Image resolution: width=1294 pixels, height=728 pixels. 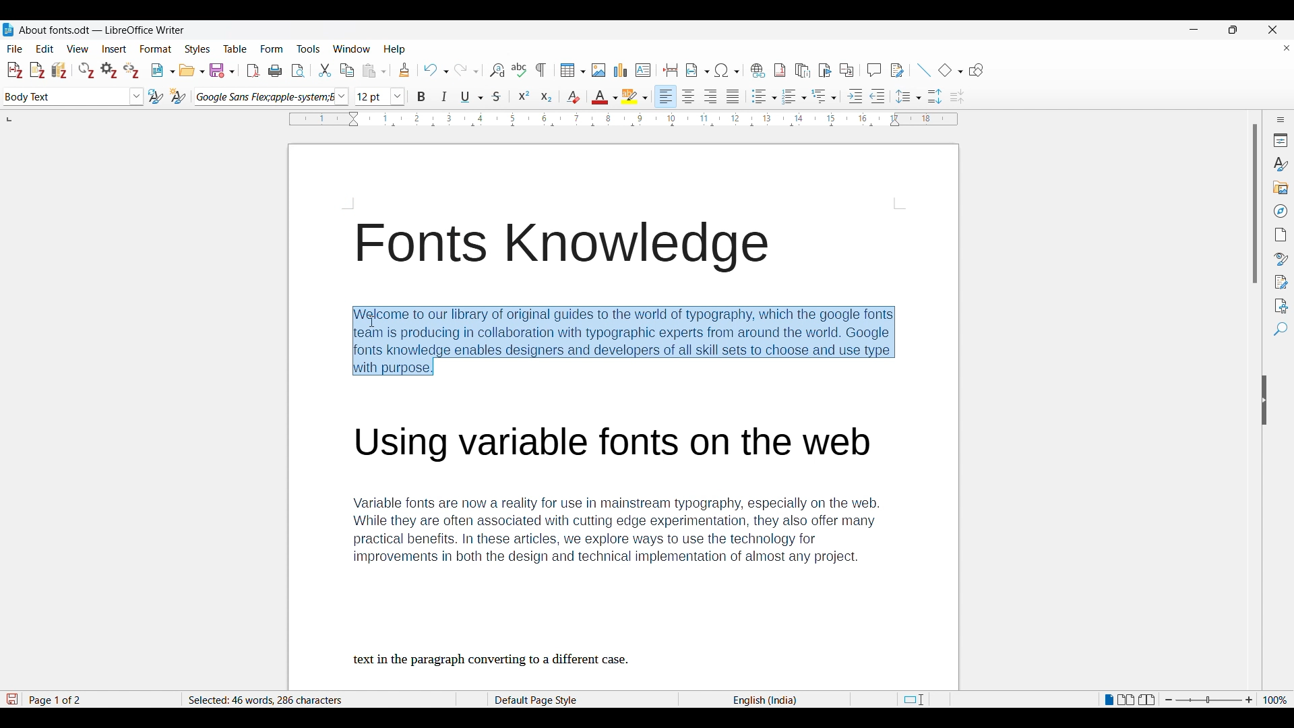 What do you see at coordinates (764, 96) in the screenshot?
I see `Unordered list` at bounding box center [764, 96].